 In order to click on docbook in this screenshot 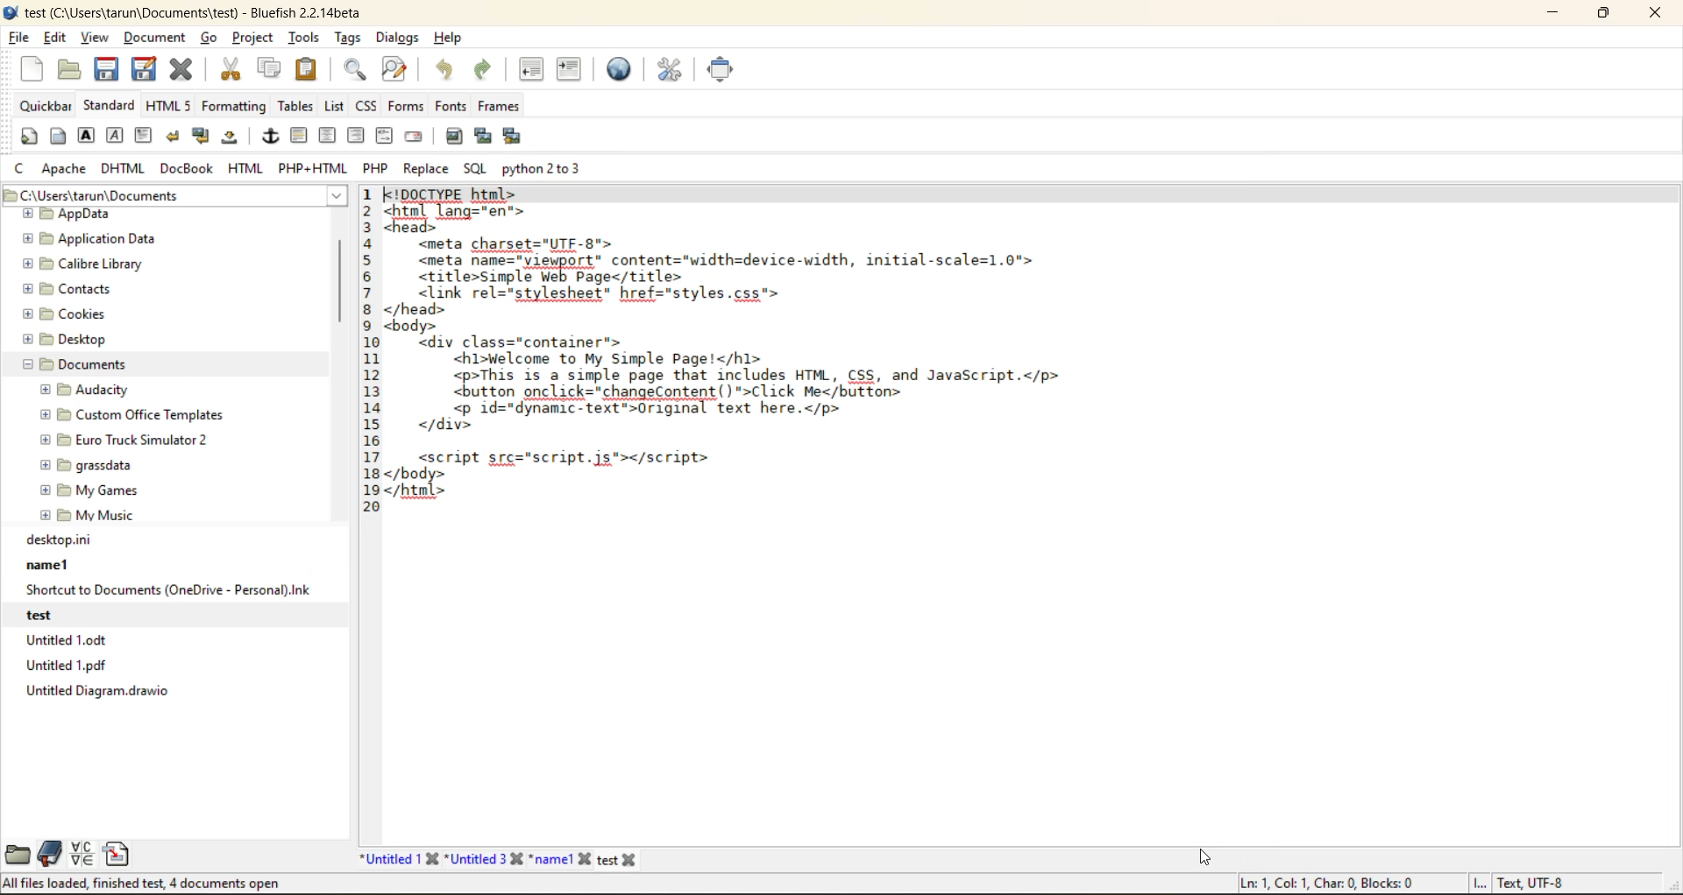, I will do `click(188, 170)`.